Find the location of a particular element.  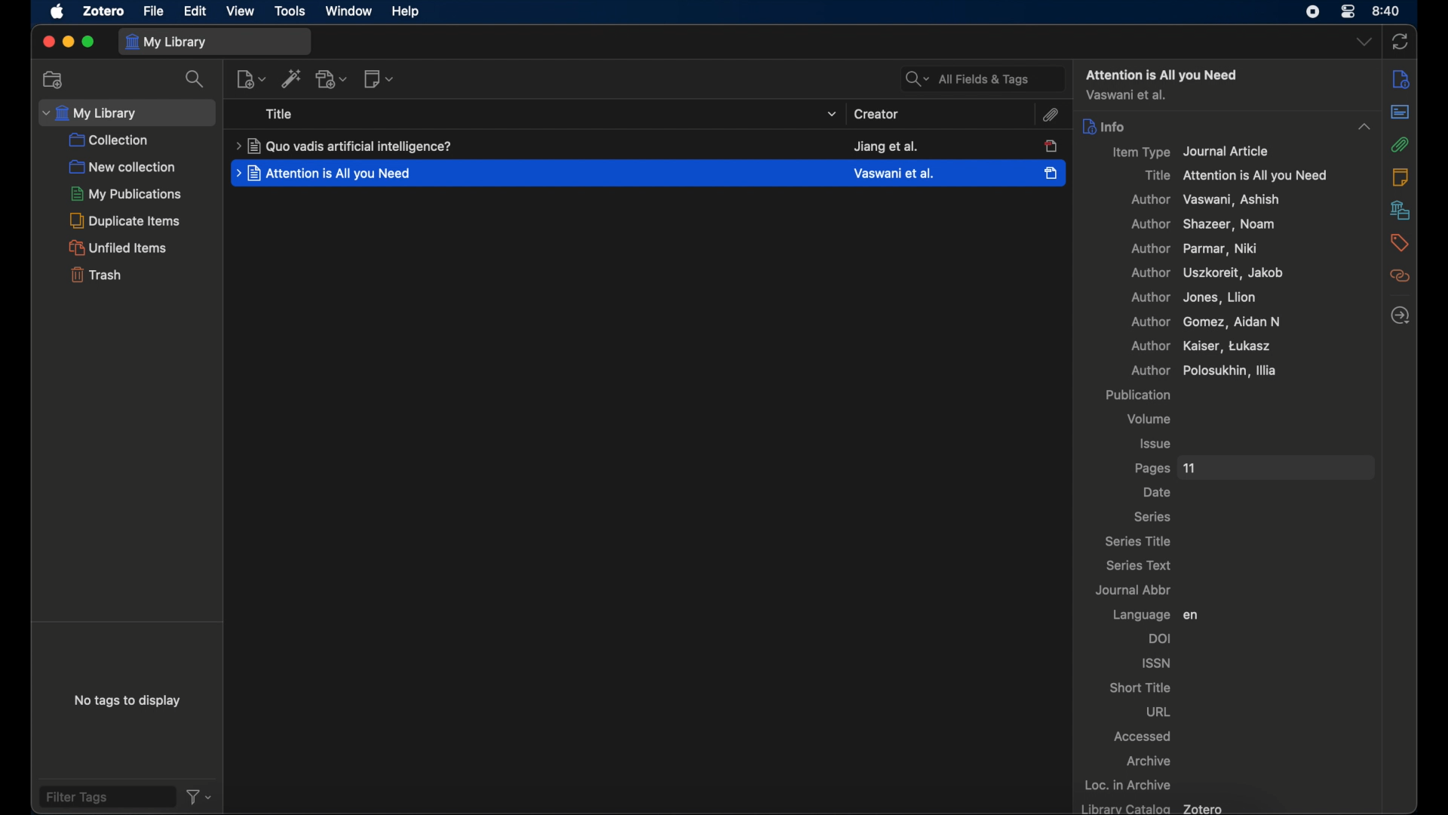

my publications is located at coordinates (124, 194).